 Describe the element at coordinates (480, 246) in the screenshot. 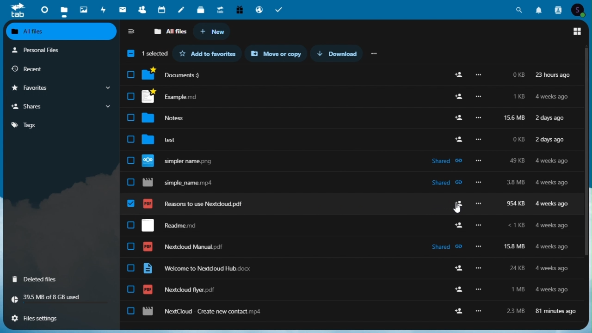

I see `more options` at that location.